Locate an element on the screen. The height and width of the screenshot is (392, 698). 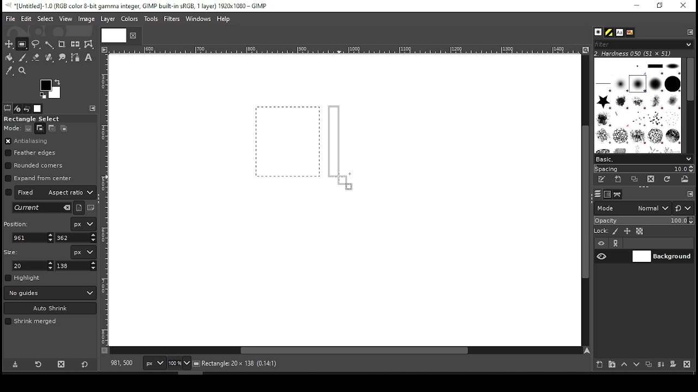
zoom level is located at coordinates (179, 364).